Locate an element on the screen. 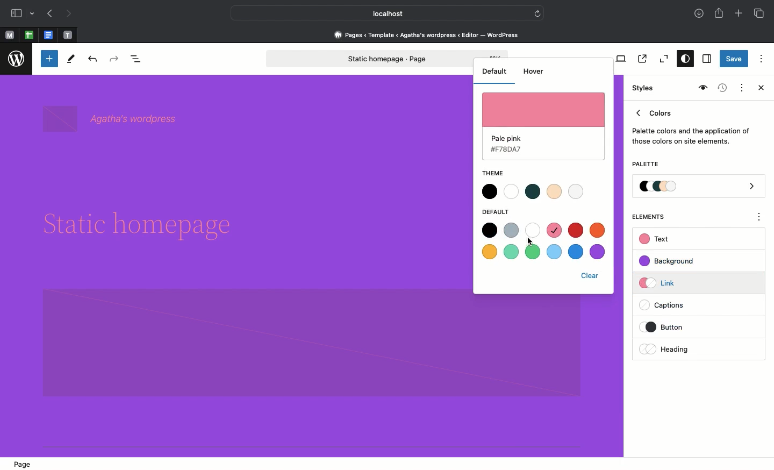  View page is located at coordinates (641, 59).